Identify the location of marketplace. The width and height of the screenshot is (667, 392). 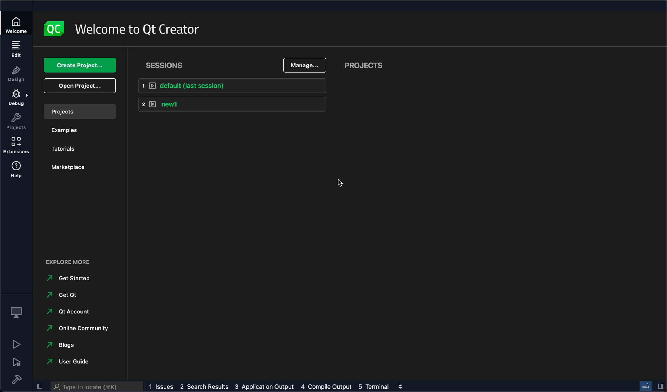
(68, 168).